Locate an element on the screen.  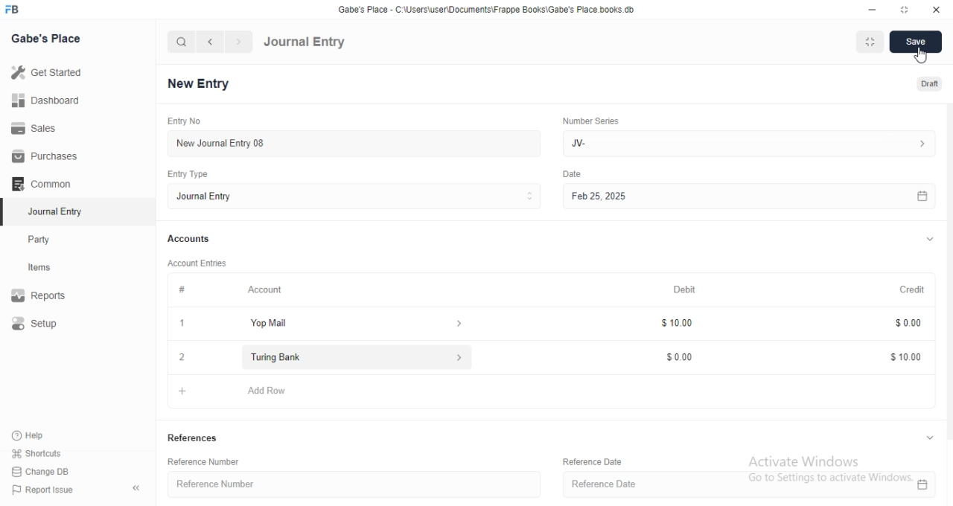
Credit is located at coordinates (905, 289).